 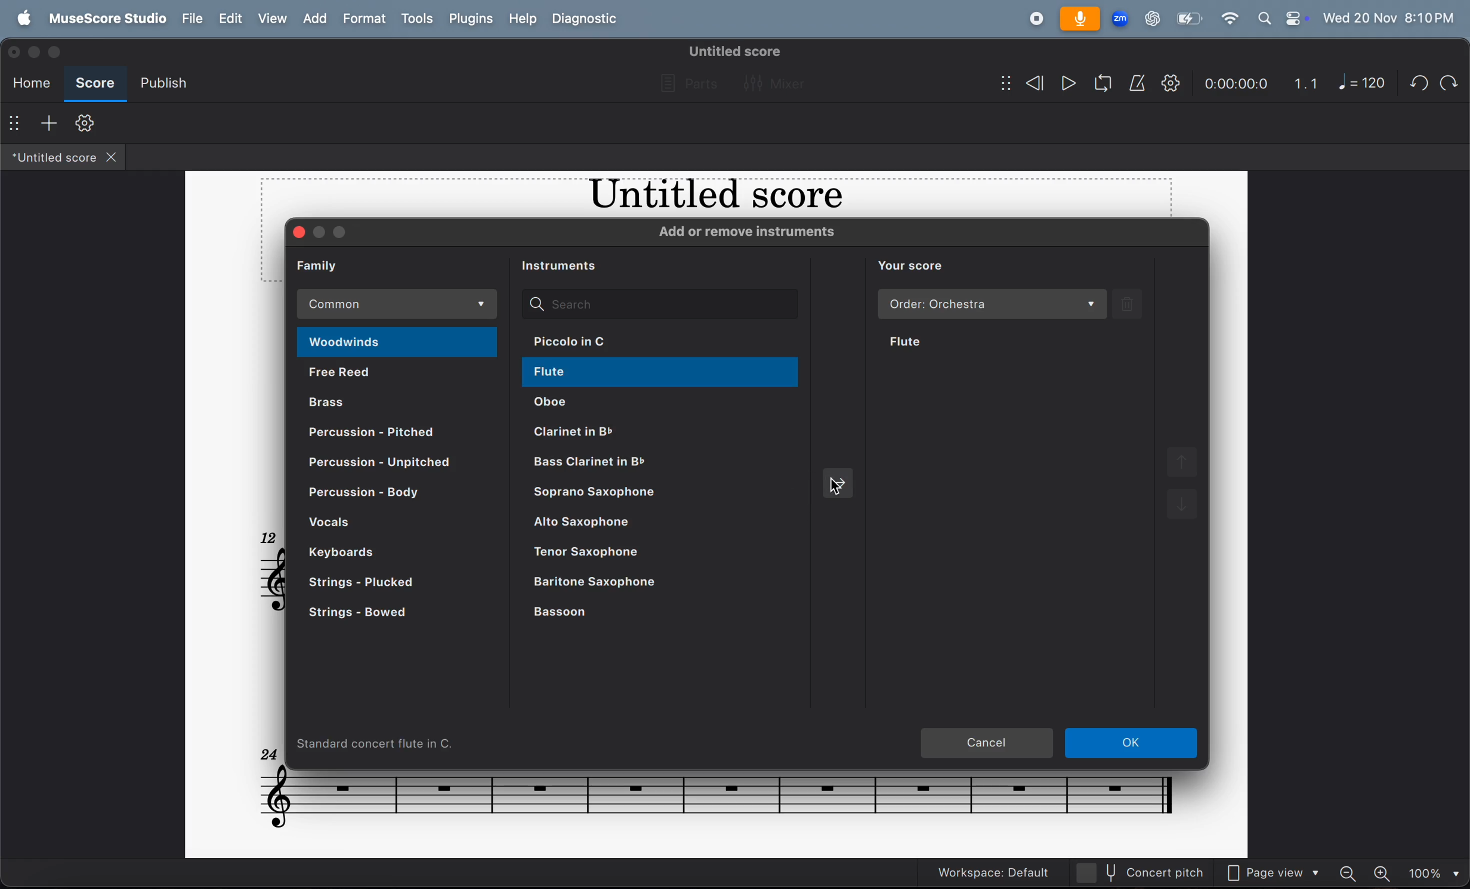 I want to click on home, so click(x=32, y=82).